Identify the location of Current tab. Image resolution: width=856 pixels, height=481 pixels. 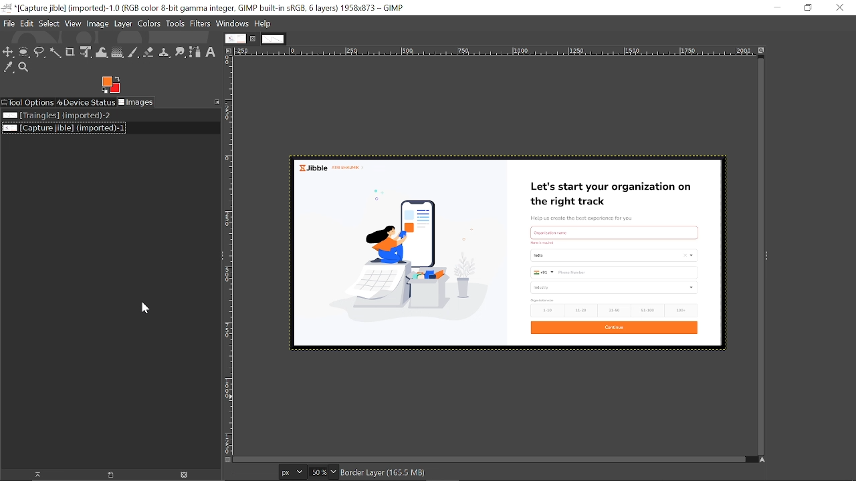
(235, 39).